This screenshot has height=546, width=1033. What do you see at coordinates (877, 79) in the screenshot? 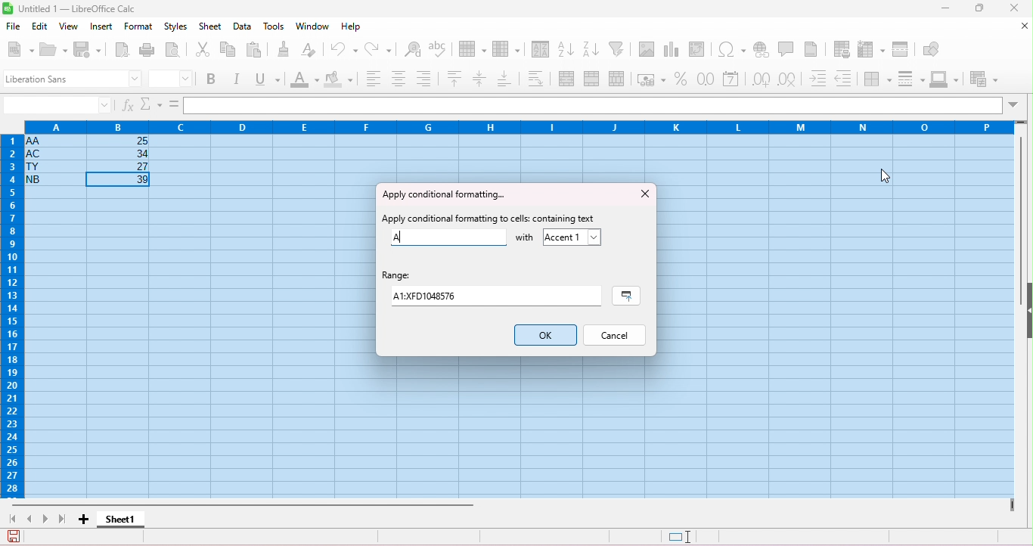
I see `border` at bounding box center [877, 79].